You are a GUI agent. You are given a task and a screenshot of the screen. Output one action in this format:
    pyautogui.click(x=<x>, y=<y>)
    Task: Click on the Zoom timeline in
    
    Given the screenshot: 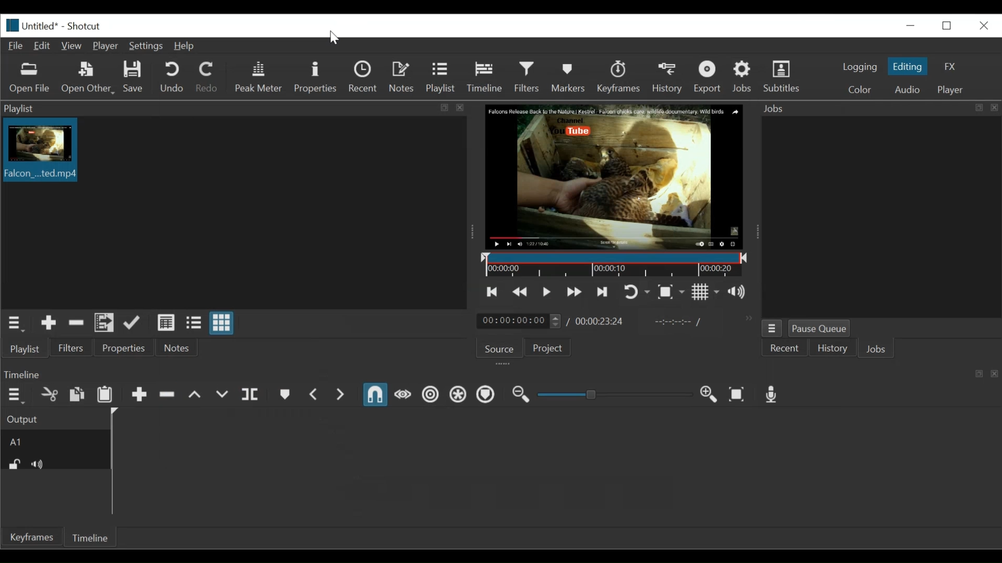 What is the action you would take?
    pyautogui.click(x=522, y=396)
    